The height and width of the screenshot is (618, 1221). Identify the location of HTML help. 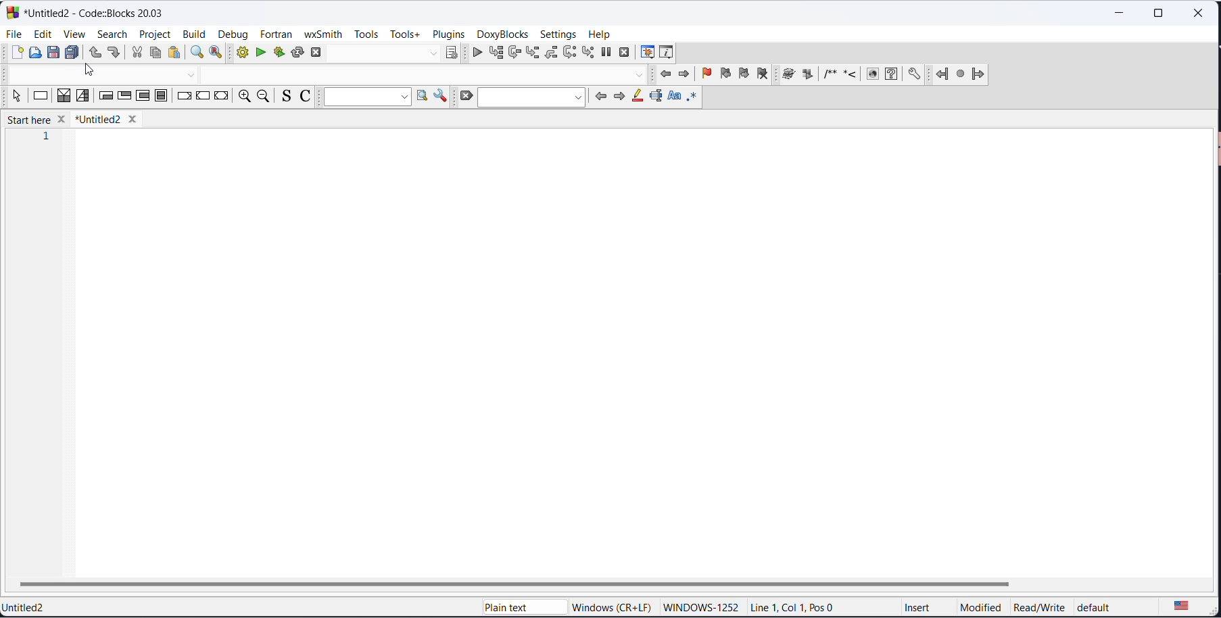
(893, 76).